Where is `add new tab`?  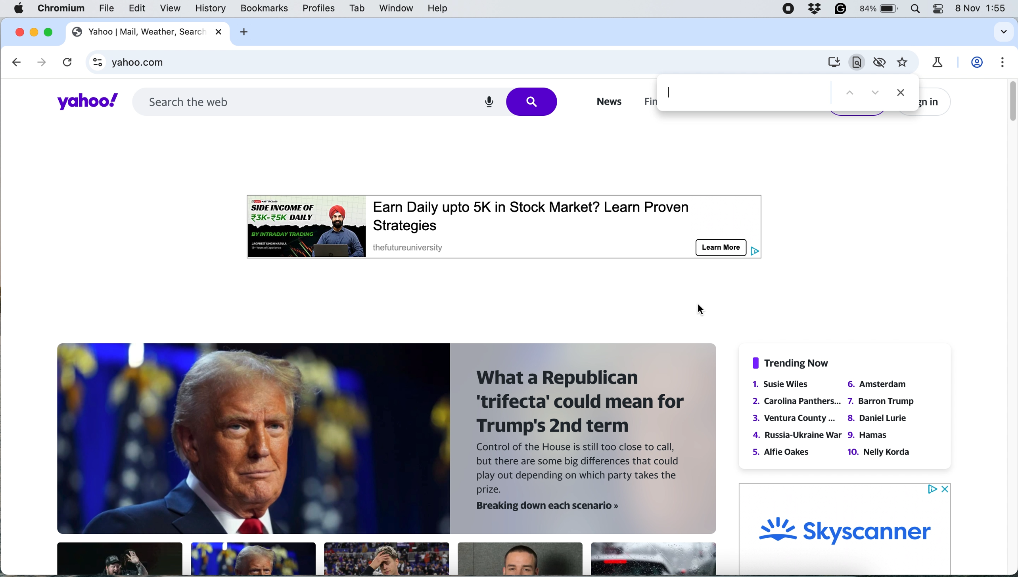 add new tab is located at coordinates (244, 31).